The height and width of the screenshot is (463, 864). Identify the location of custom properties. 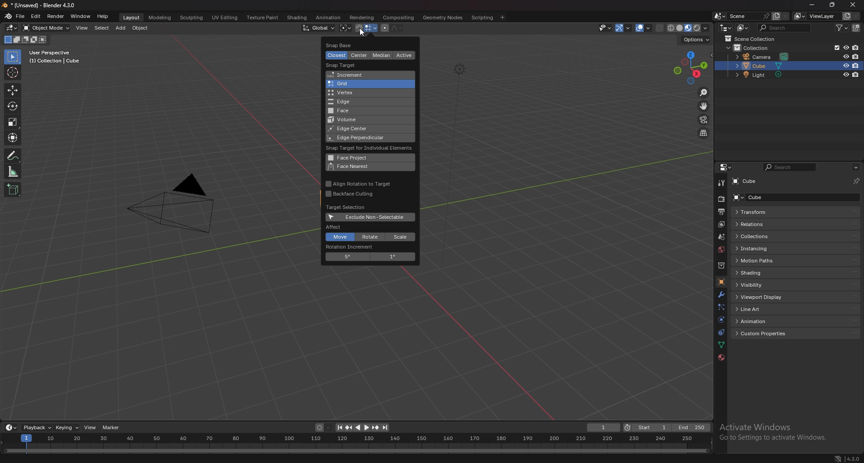
(765, 334).